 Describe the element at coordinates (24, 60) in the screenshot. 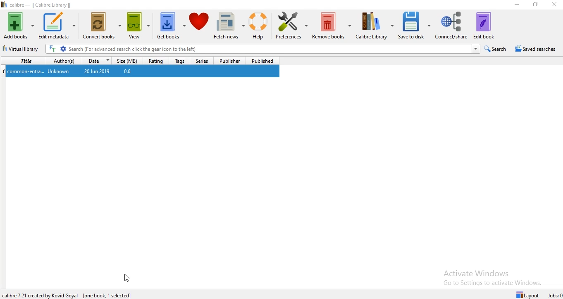

I see `Title` at that location.